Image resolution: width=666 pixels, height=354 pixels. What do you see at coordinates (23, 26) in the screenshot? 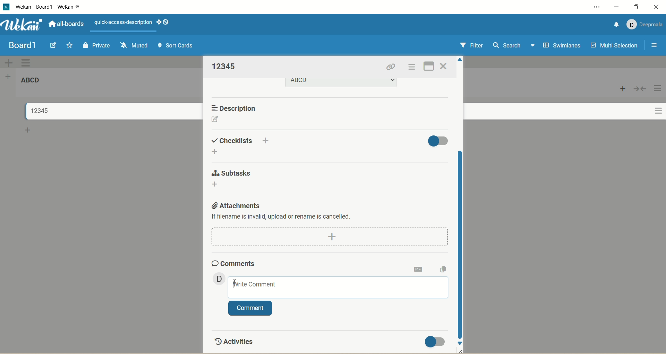
I see `wekan` at bounding box center [23, 26].